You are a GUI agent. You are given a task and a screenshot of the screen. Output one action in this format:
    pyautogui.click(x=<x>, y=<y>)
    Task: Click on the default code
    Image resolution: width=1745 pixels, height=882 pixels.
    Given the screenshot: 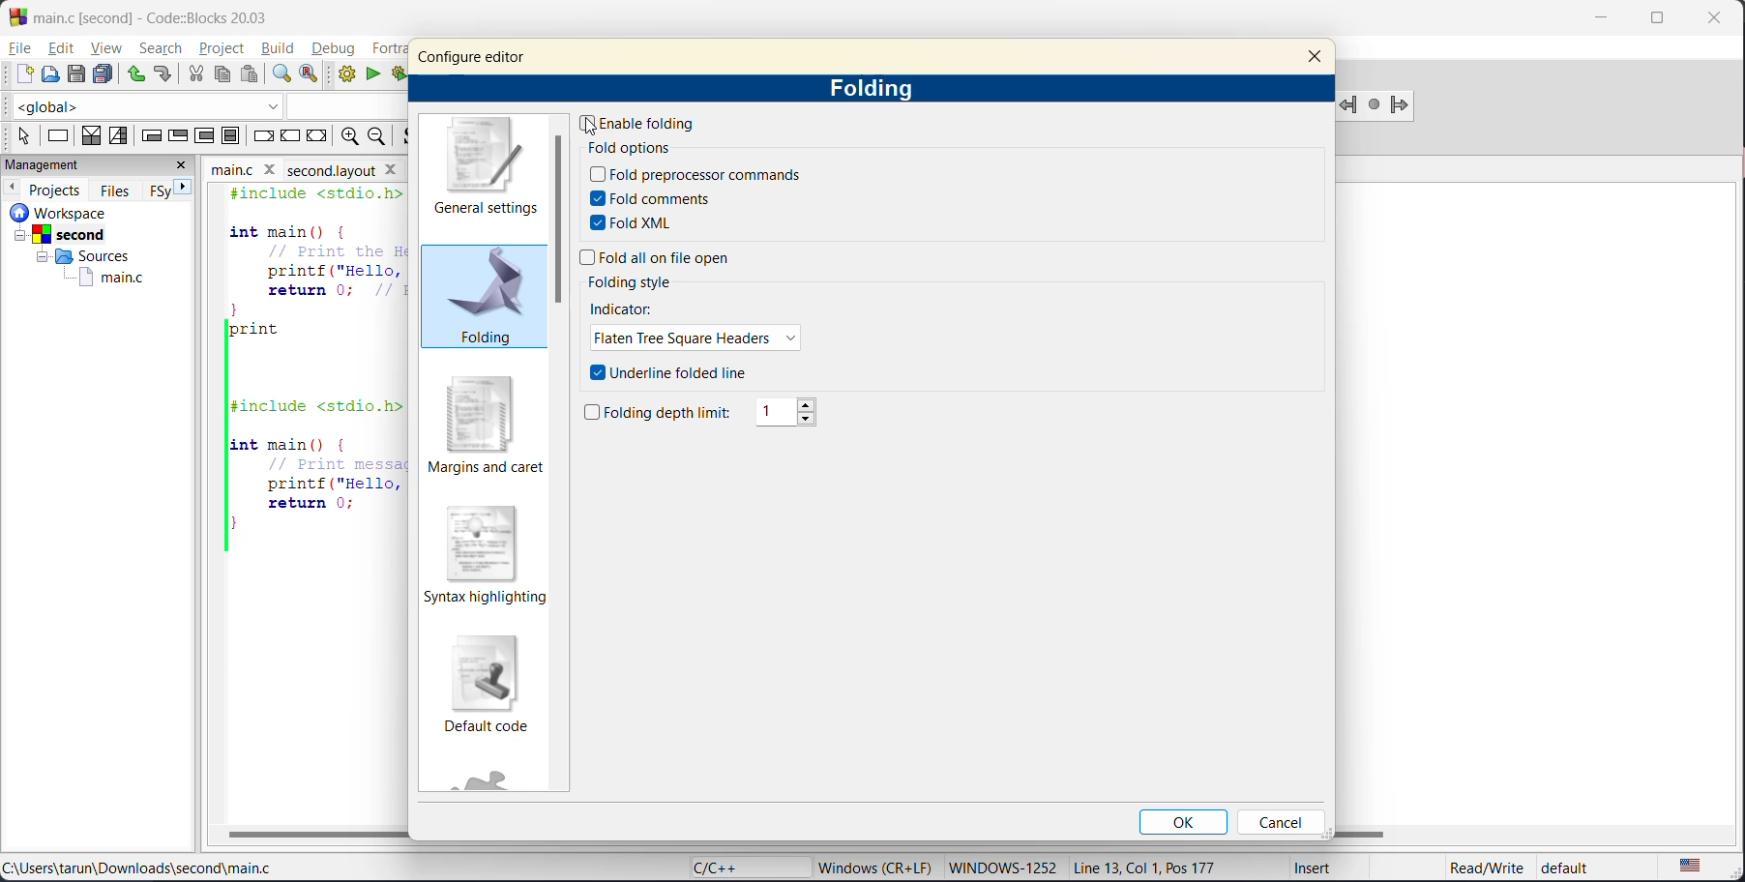 What is the action you would take?
    pyautogui.click(x=485, y=690)
    